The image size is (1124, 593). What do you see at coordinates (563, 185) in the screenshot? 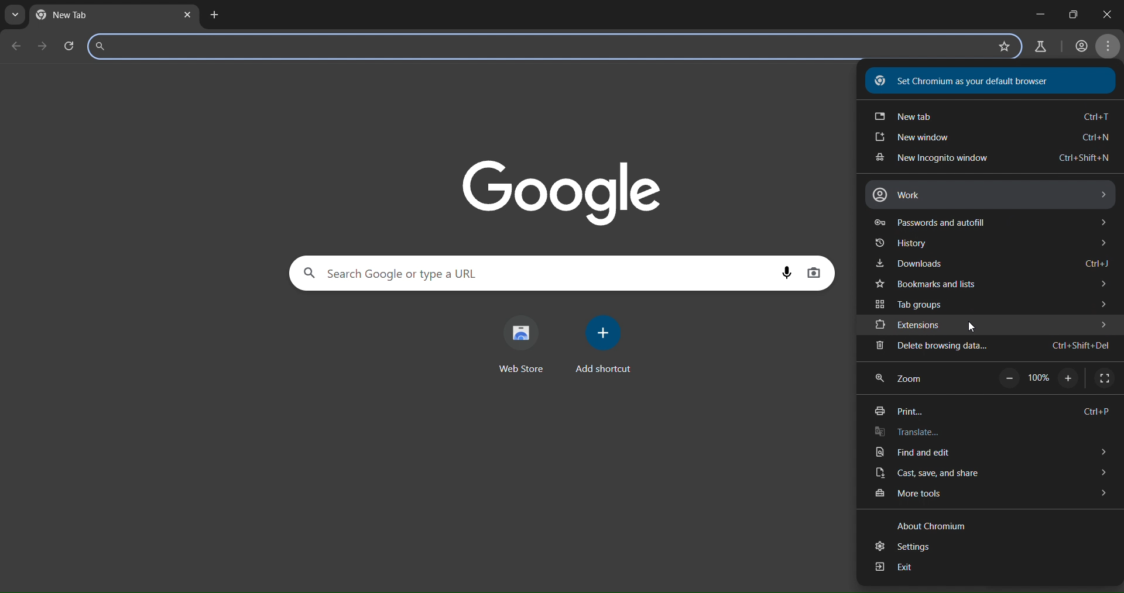
I see `Google` at bounding box center [563, 185].